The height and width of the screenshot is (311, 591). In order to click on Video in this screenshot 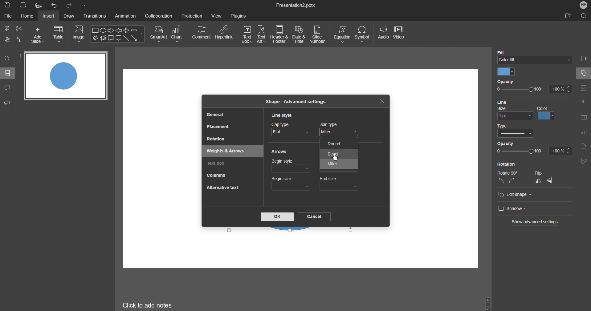, I will do `click(400, 35)`.